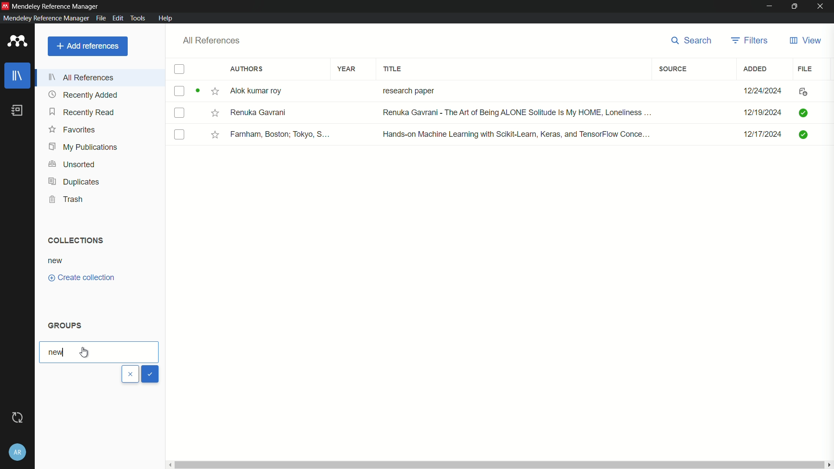 Image resolution: width=834 pixels, height=469 pixels. I want to click on app name, so click(44, 18).